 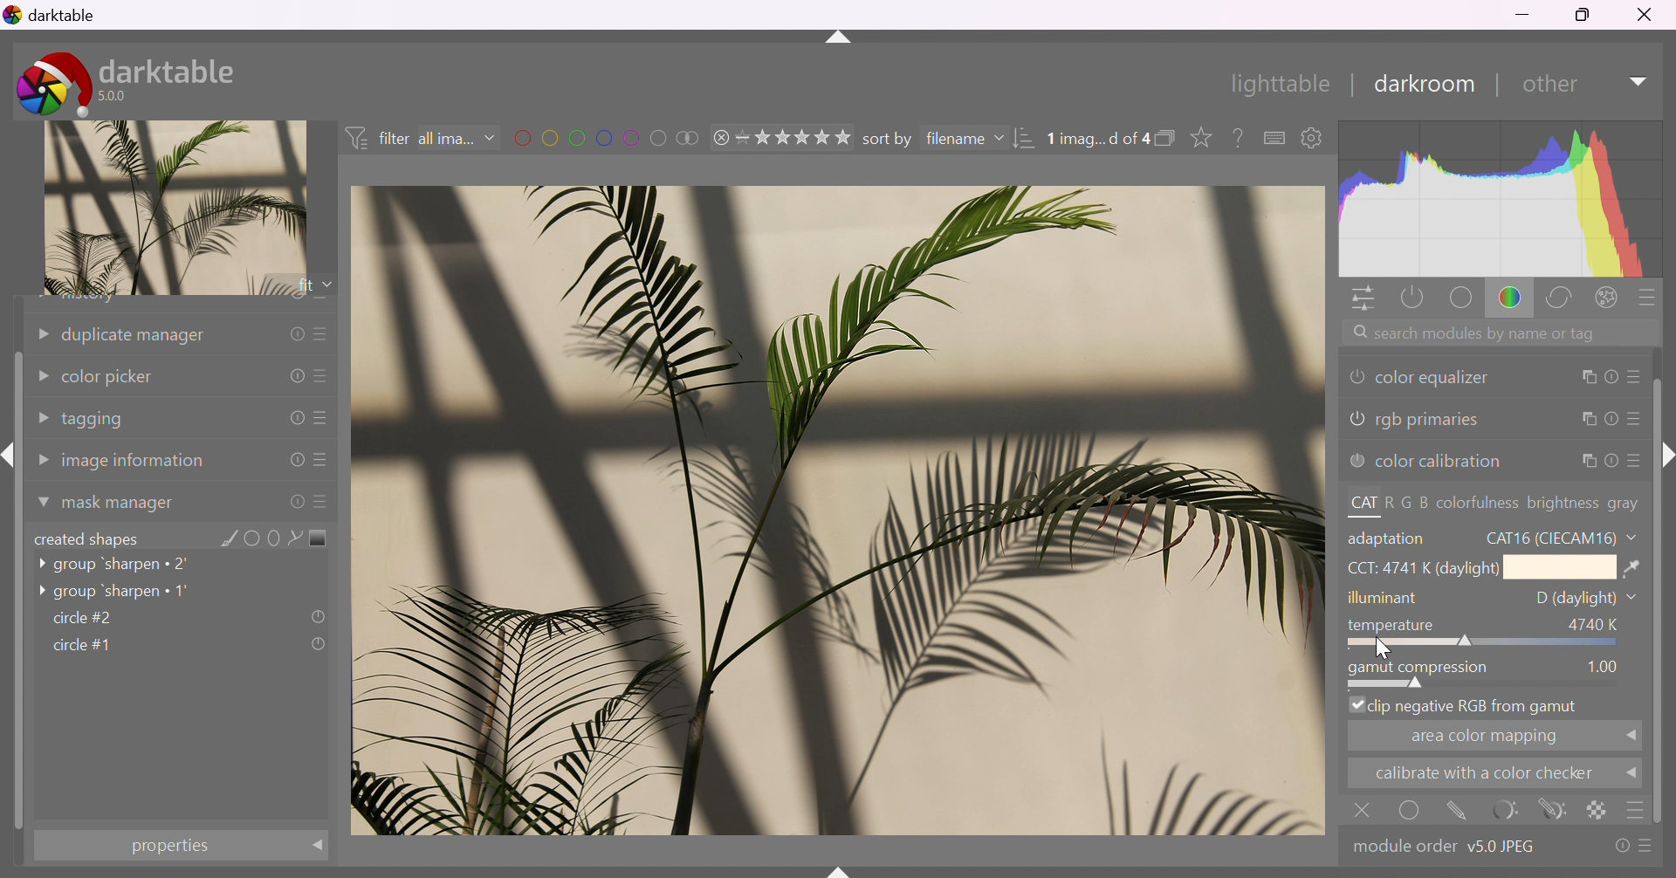 What do you see at coordinates (424, 136) in the screenshot?
I see `filter all images` at bounding box center [424, 136].